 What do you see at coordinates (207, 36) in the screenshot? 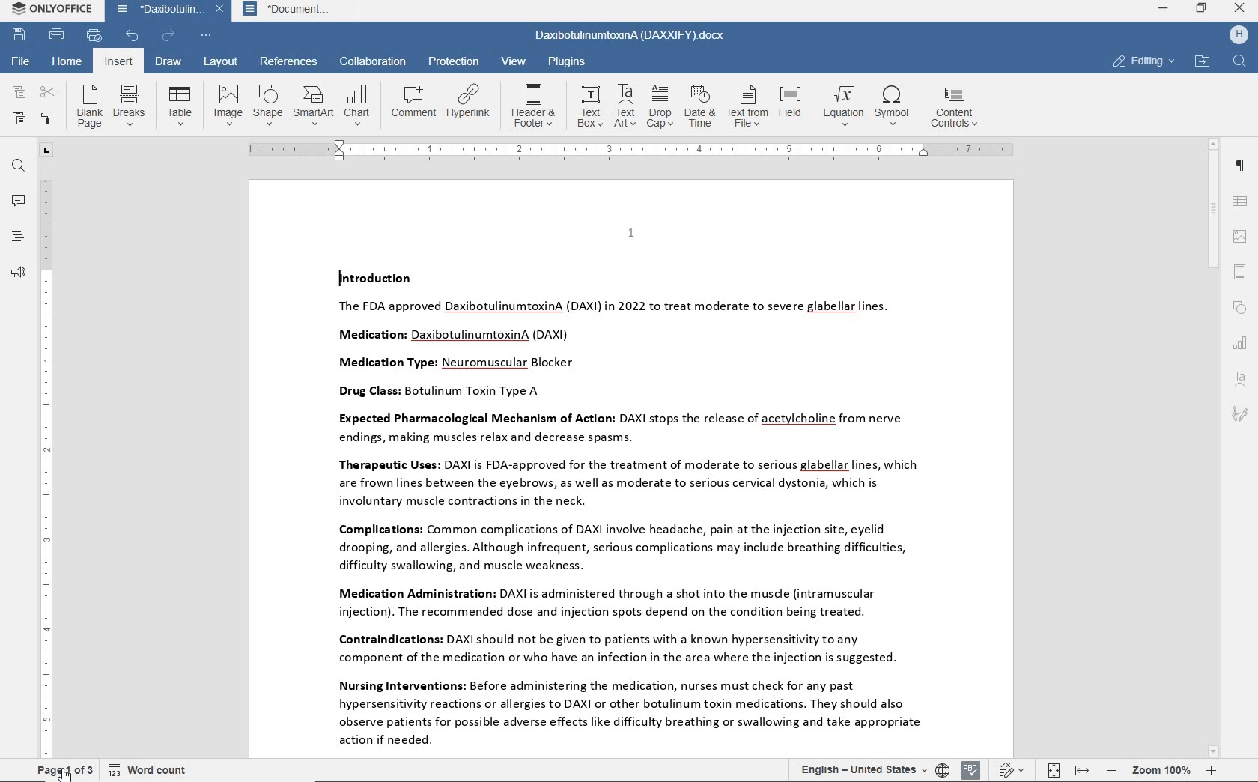
I see `customize quick access toolbar` at bounding box center [207, 36].